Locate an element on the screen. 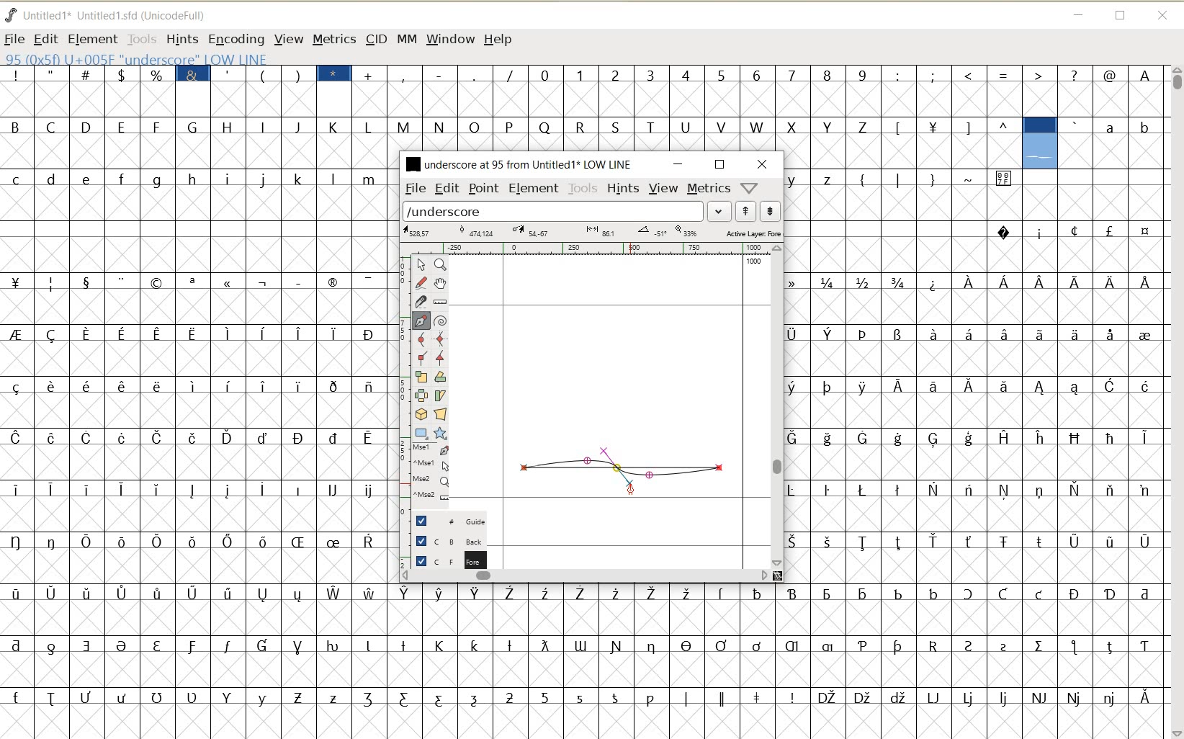  GLYPHY CHARACTERS & NUMBERS is located at coordinates (777, 85).